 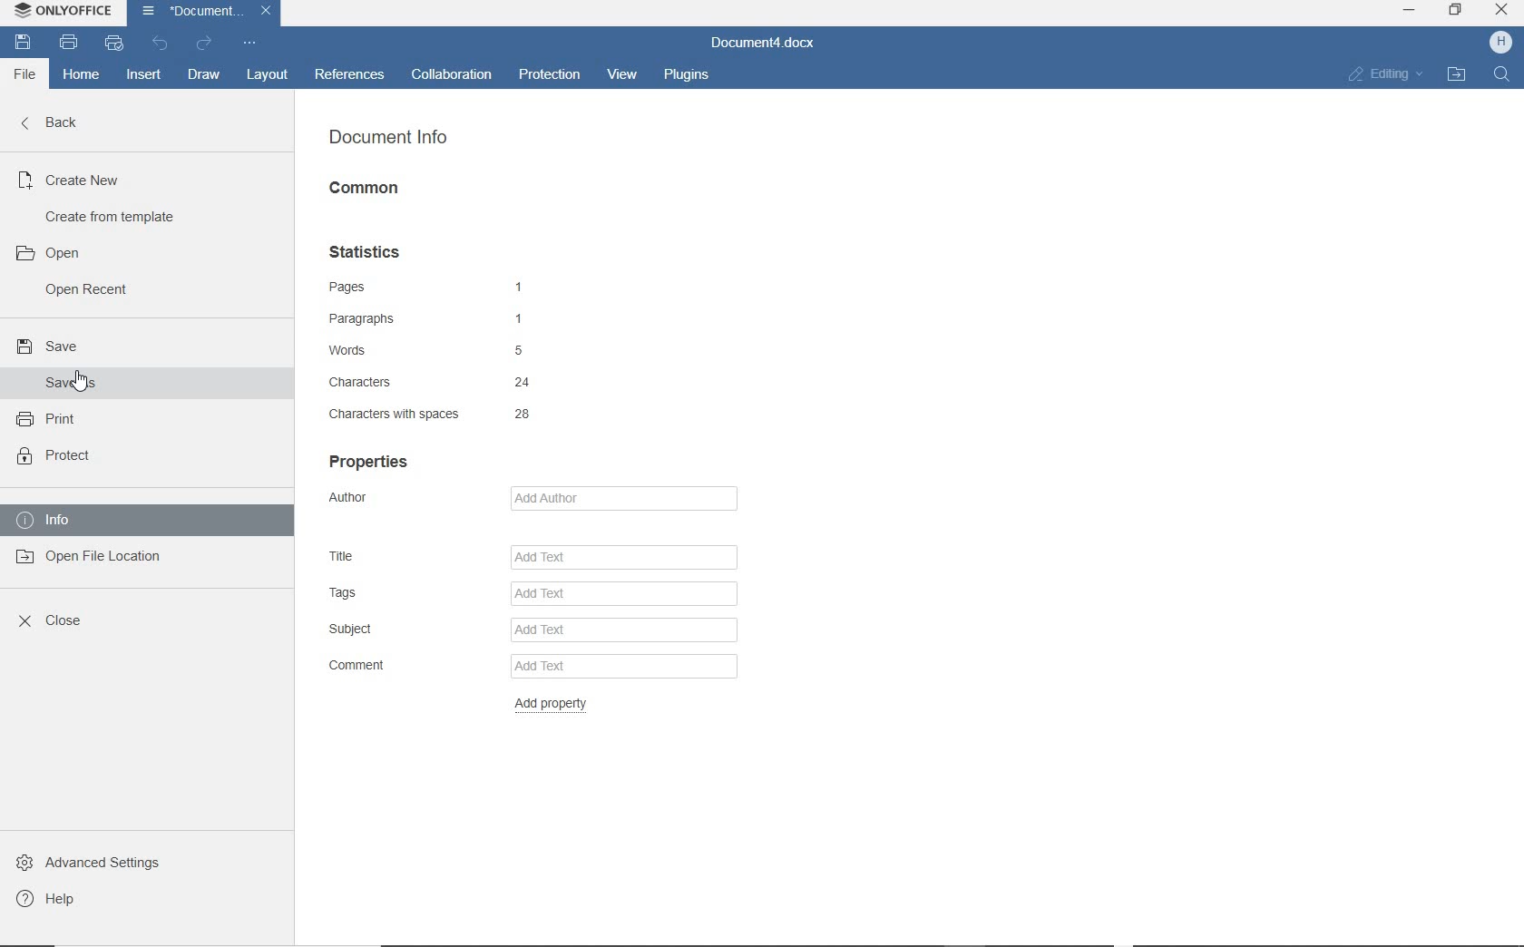 What do you see at coordinates (160, 44) in the screenshot?
I see `undo` at bounding box center [160, 44].